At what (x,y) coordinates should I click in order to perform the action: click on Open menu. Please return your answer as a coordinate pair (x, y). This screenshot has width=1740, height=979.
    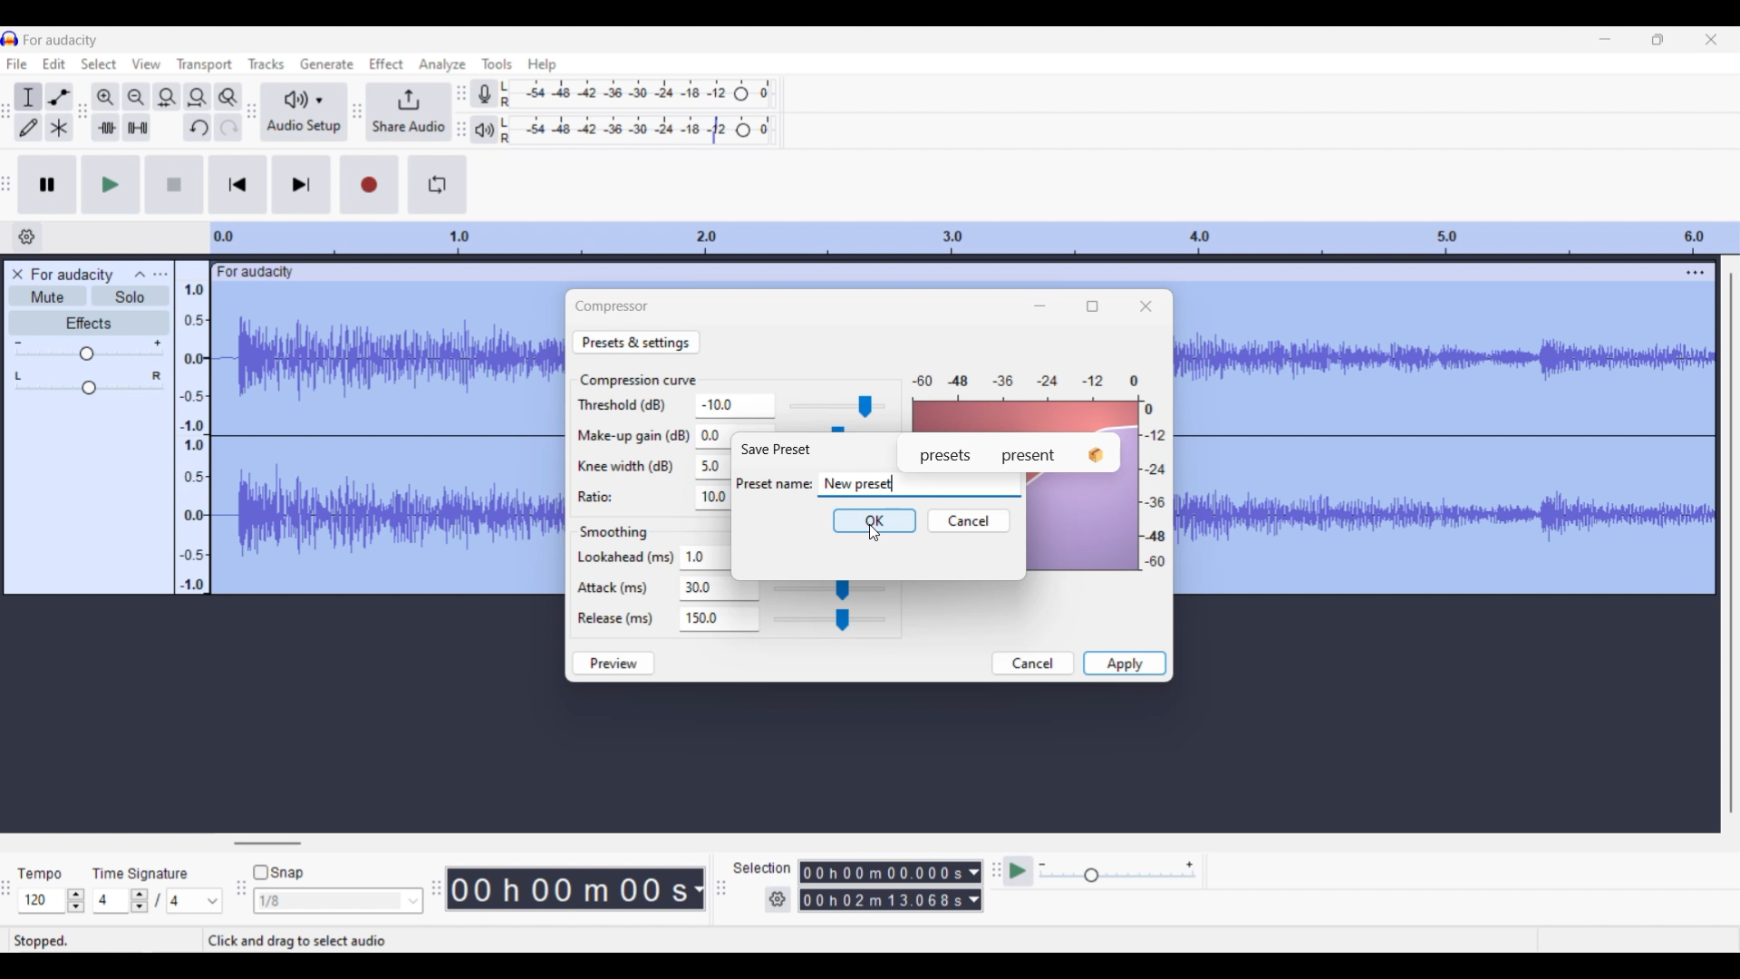
    Looking at the image, I should click on (160, 275).